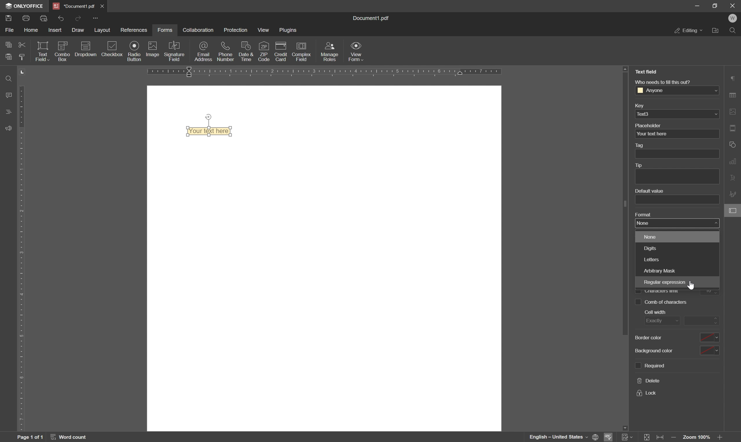 This screenshot has height=442, width=741. What do you see at coordinates (734, 162) in the screenshot?
I see `chart settings` at bounding box center [734, 162].